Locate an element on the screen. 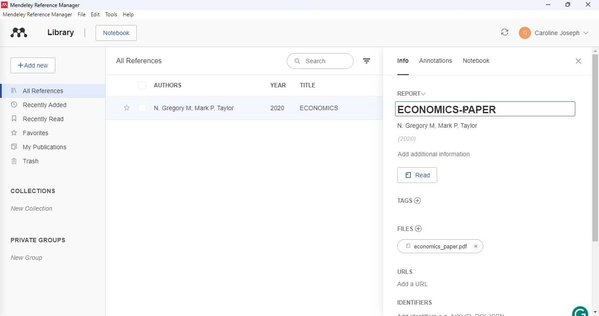  N. Gregory M, Mark P. Taylor is located at coordinates (193, 108).